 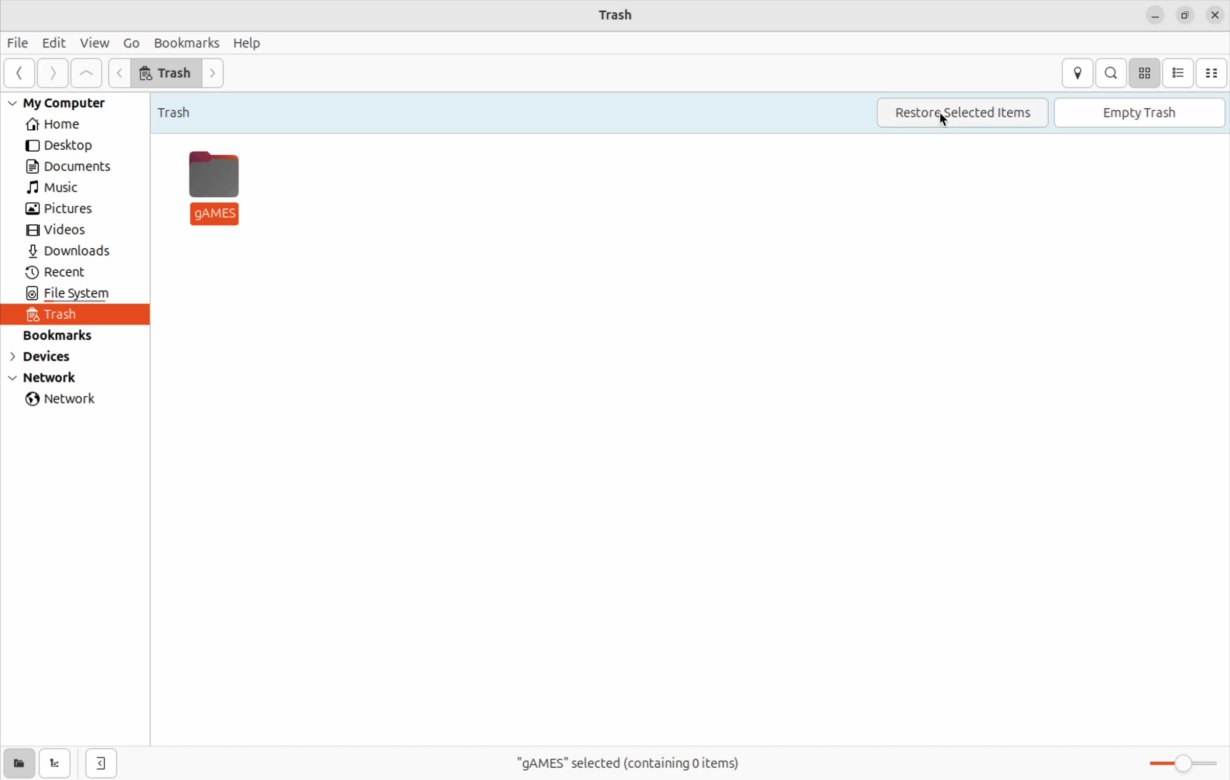 I want to click on next, so click(x=53, y=74).